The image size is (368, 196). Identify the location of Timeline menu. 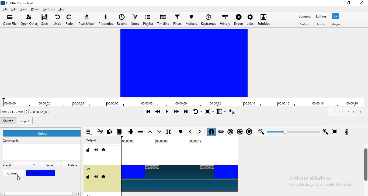
(89, 132).